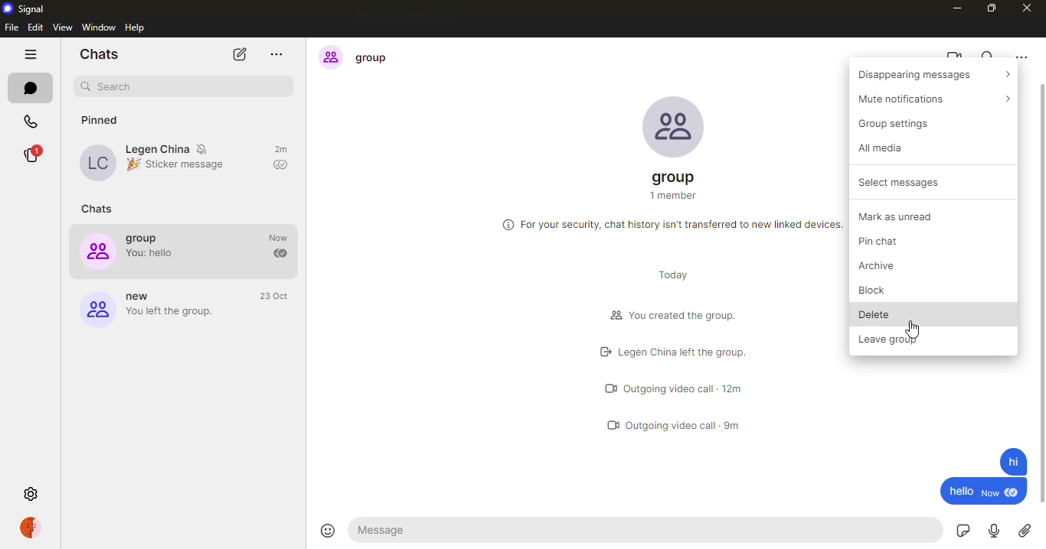 The width and height of the screenshot is (1046, 549). What do you see at coordinates (119, 85) in the screenshot?
I see `search` at bounding box center [119, 85].